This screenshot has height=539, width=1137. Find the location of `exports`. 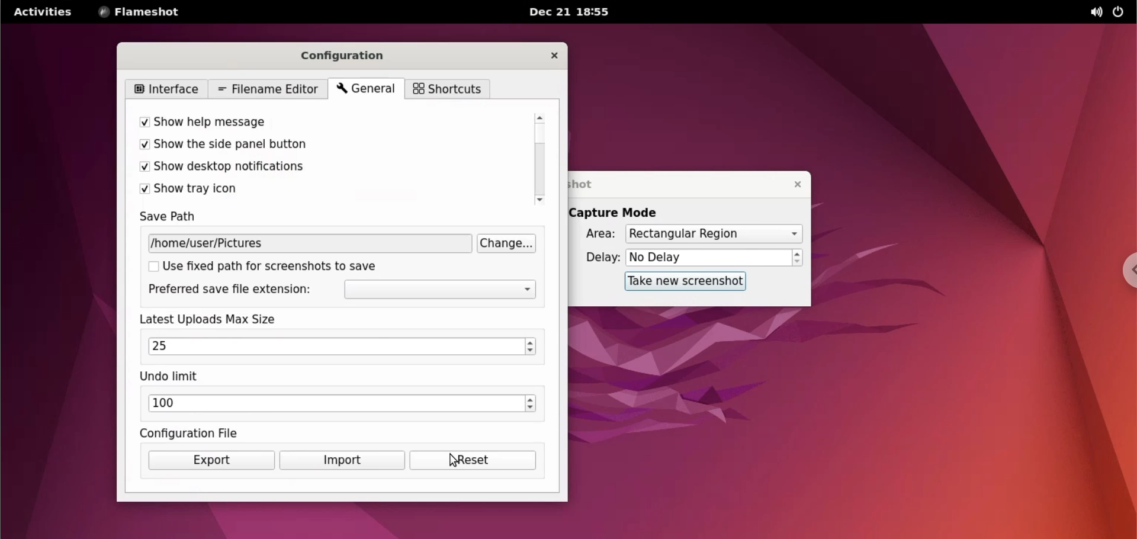

exports is located at coordinates (211, 461).